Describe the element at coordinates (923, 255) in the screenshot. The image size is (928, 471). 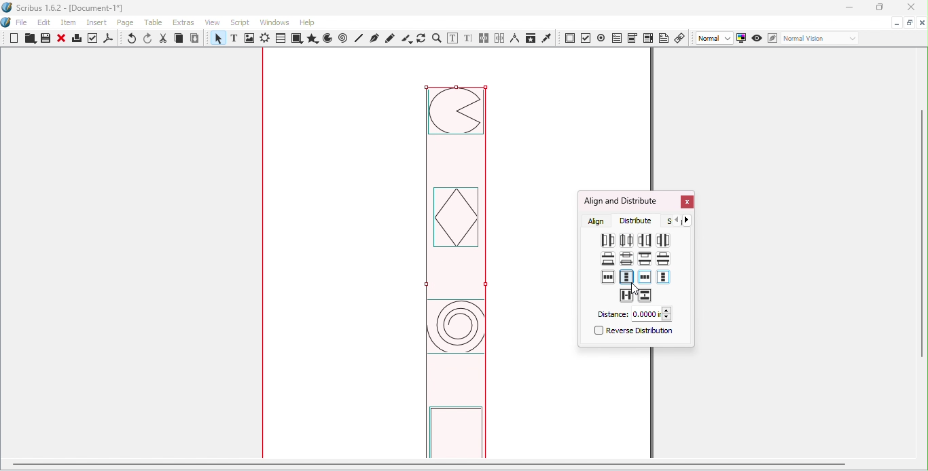
I see `Vertical scroll bar` at that location.